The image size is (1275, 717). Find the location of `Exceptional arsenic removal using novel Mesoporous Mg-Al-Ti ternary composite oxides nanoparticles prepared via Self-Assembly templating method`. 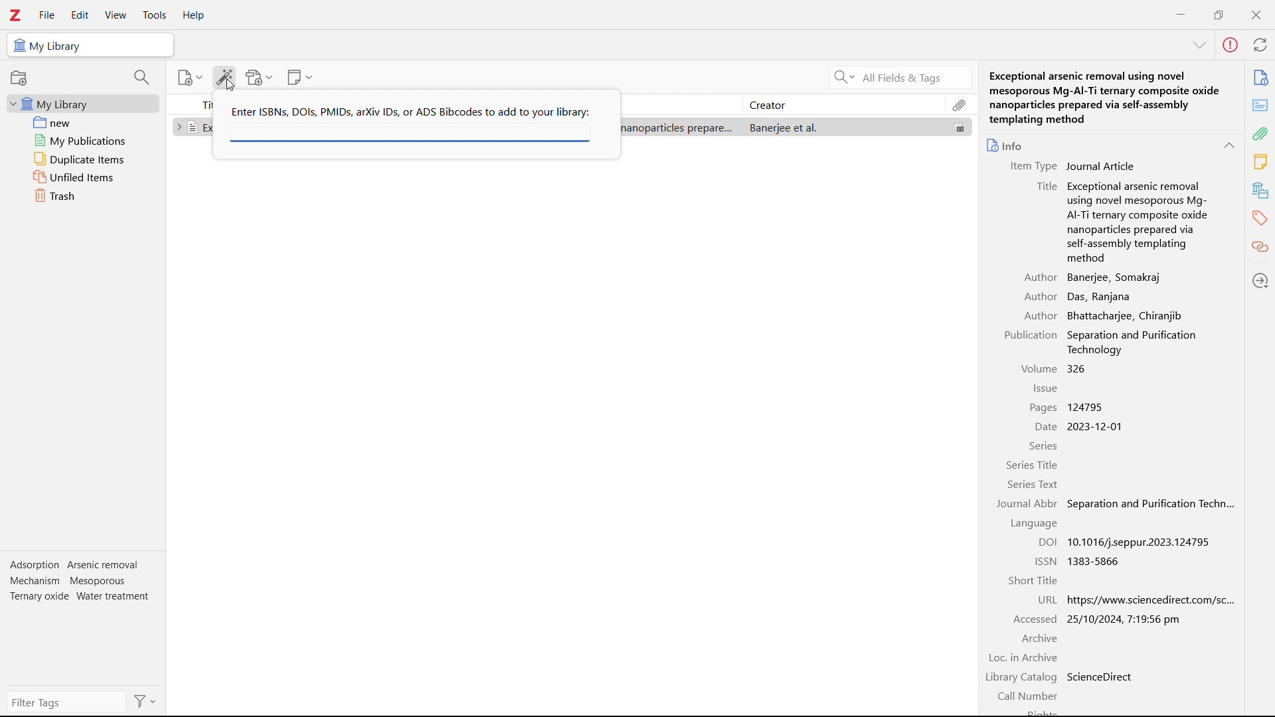

Exceptional arsenic removal using novel Mesoporous Mg-Al-Ti ternary composite oxides nanoparticles prepared via Self-Assembly templating method is located at coordinates (1112, 97).